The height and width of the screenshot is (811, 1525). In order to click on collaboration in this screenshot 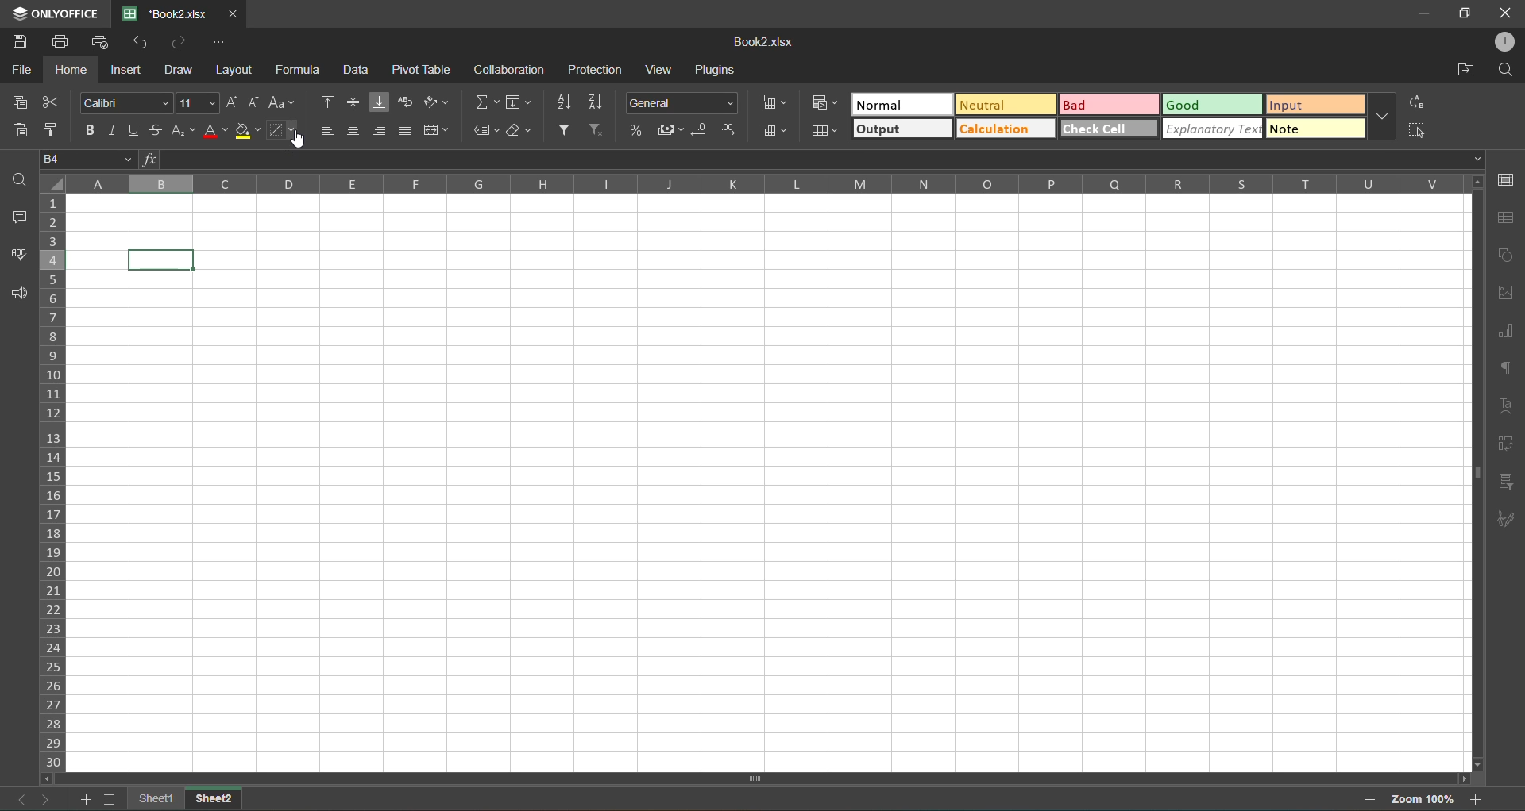, I will do `click(514, 69)`.